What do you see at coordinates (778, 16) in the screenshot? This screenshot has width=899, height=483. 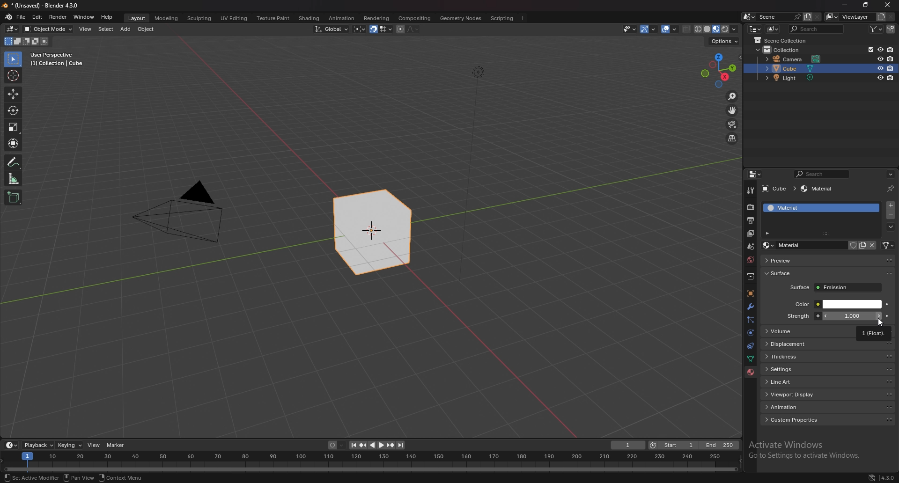 I see `scene` at bounding box center [778, 16].